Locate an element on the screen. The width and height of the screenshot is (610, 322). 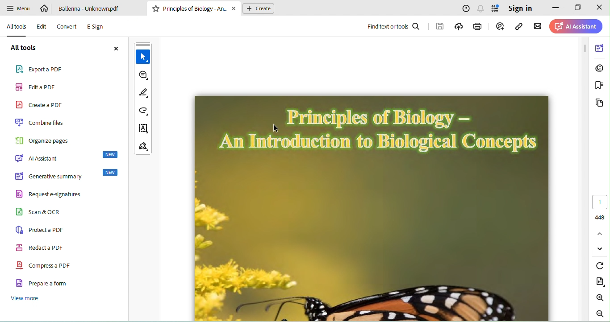
ai assistant     NEW is located at coordinates (68, 157).